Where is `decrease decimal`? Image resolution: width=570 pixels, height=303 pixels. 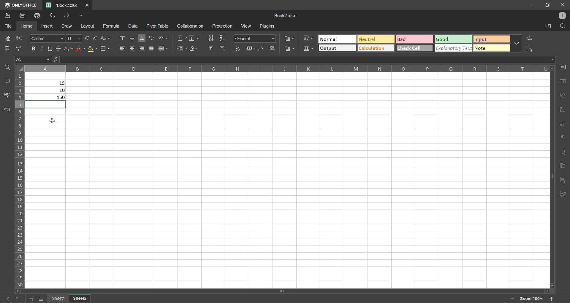 decrease decimal is located at coordinates (263, 49).